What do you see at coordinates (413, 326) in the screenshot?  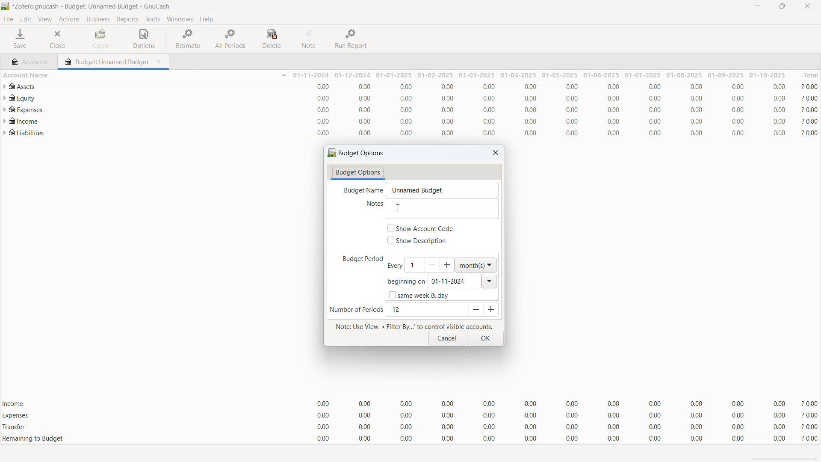 I see `Note: Use View-> Filter By..." to control visible accounts.` at bounding box center [413, 326].